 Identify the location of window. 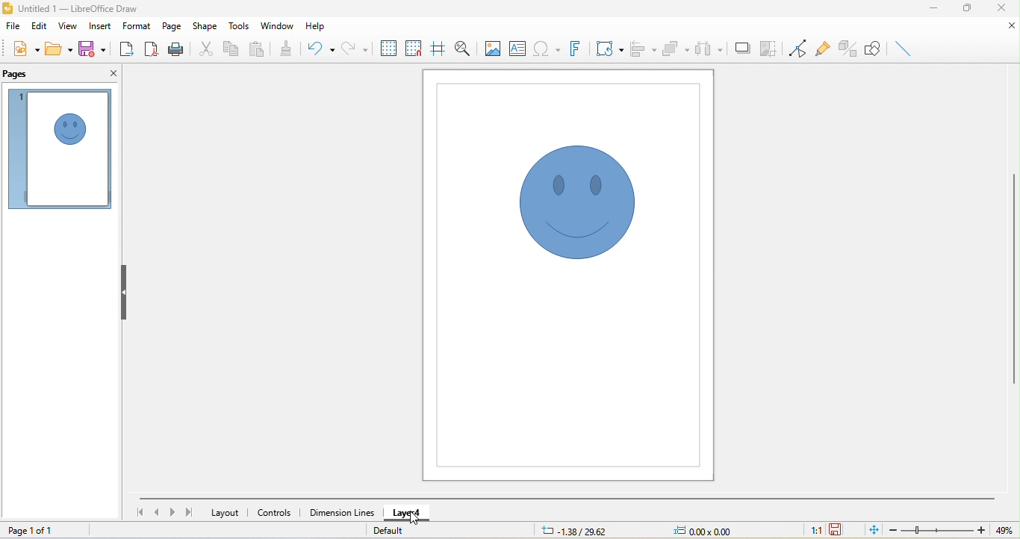
(279, 25).